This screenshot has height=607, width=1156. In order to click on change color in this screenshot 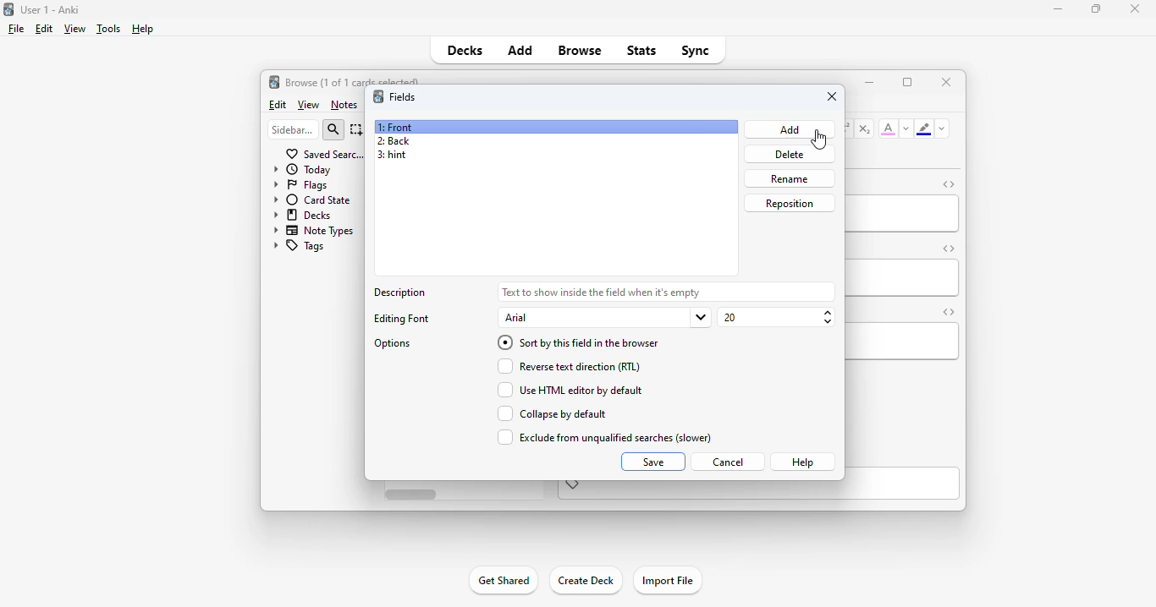, I will do `click(906, 129)`.